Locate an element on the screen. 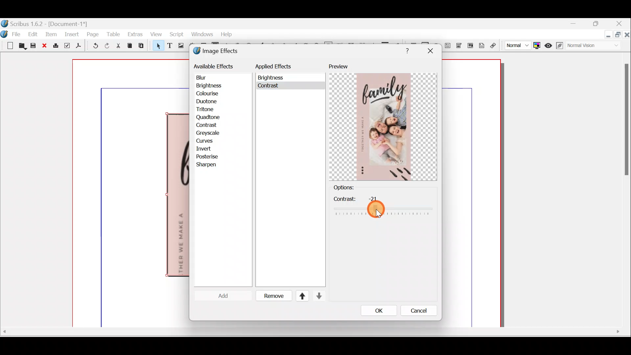 This screenshot has width=631, height=355. Redo is located at coordinates (107, 45).